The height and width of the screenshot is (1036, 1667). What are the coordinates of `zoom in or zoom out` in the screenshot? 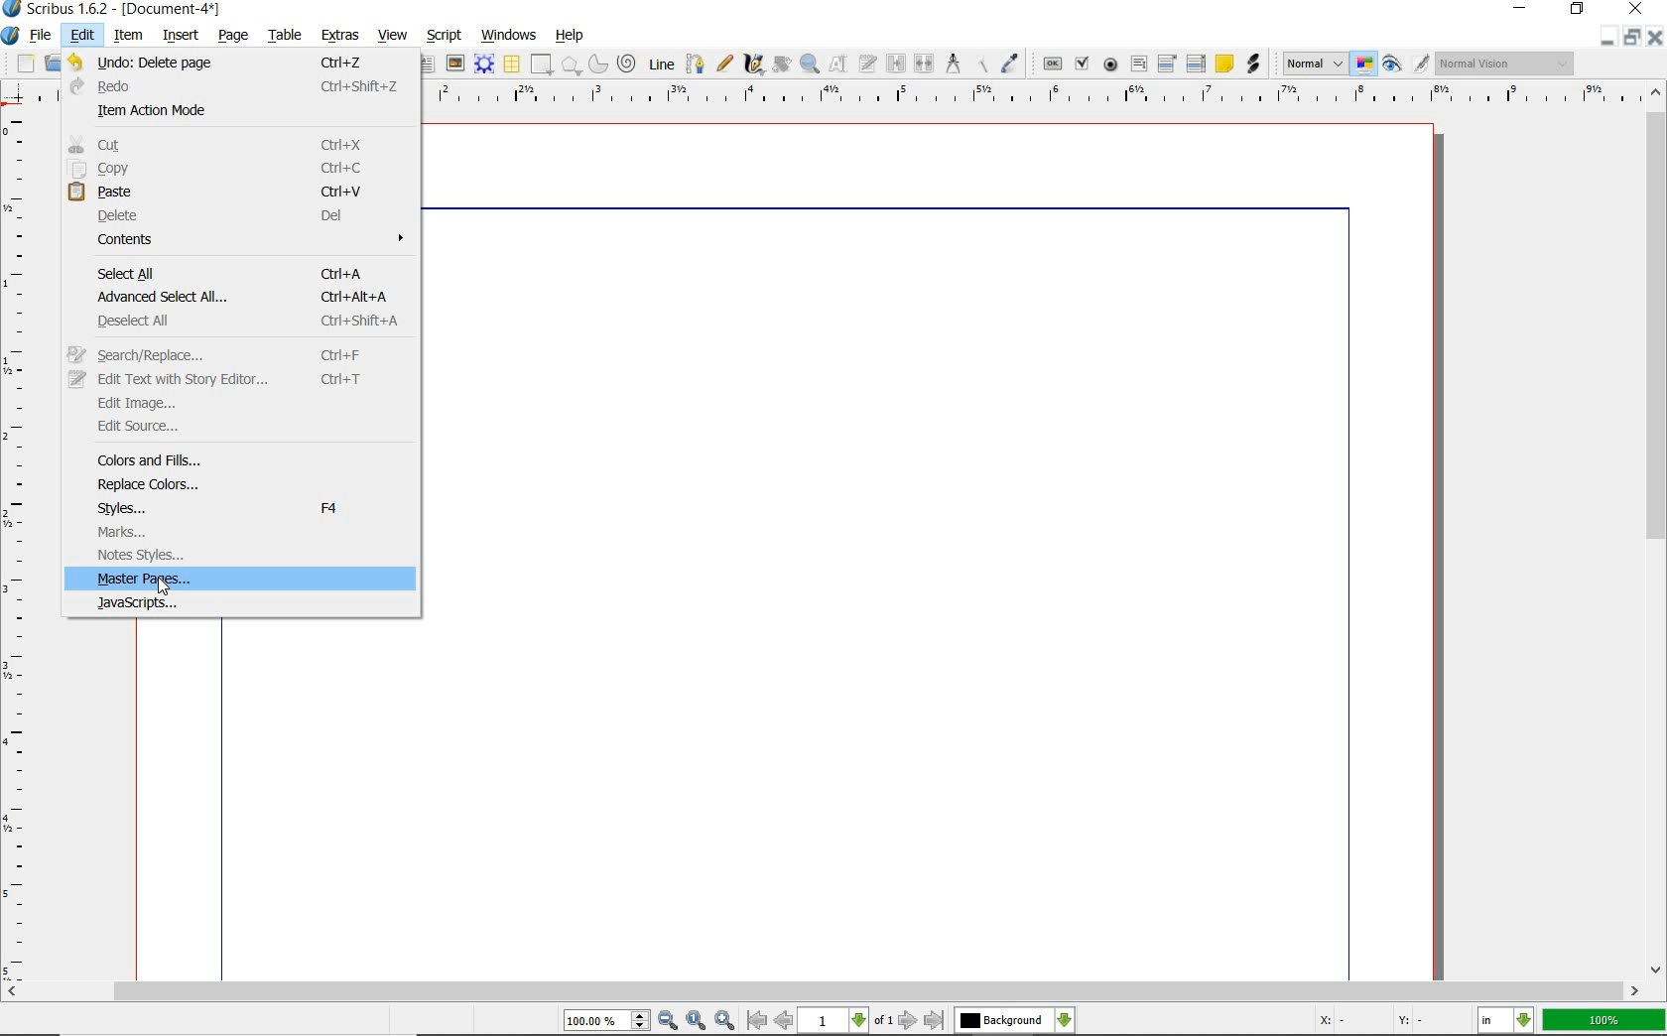 It's located at (810, 64).